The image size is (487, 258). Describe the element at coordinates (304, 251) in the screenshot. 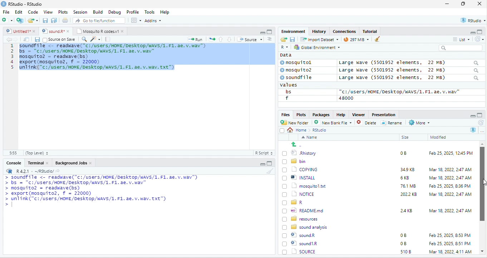

I see `Uninstall.exe` at that location.